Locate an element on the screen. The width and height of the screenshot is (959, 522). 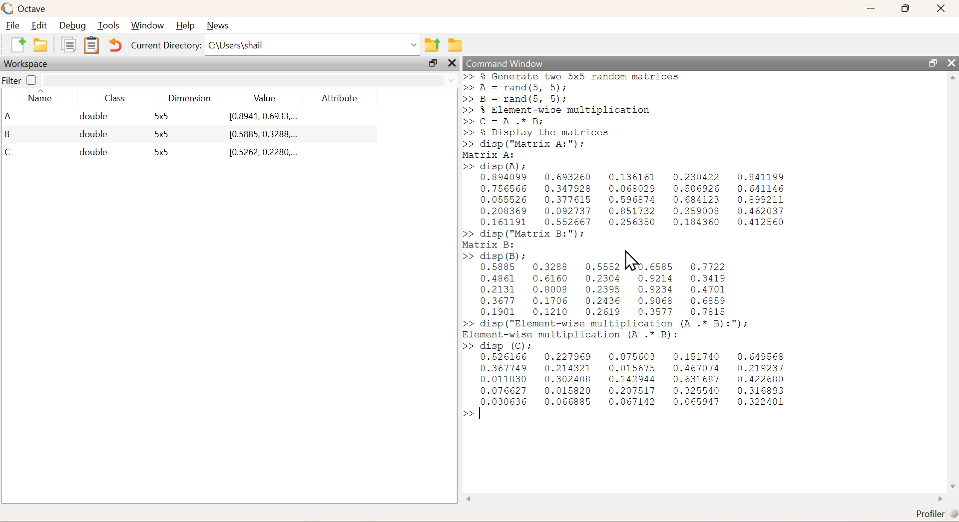
File is located at coordinates (14, 24).